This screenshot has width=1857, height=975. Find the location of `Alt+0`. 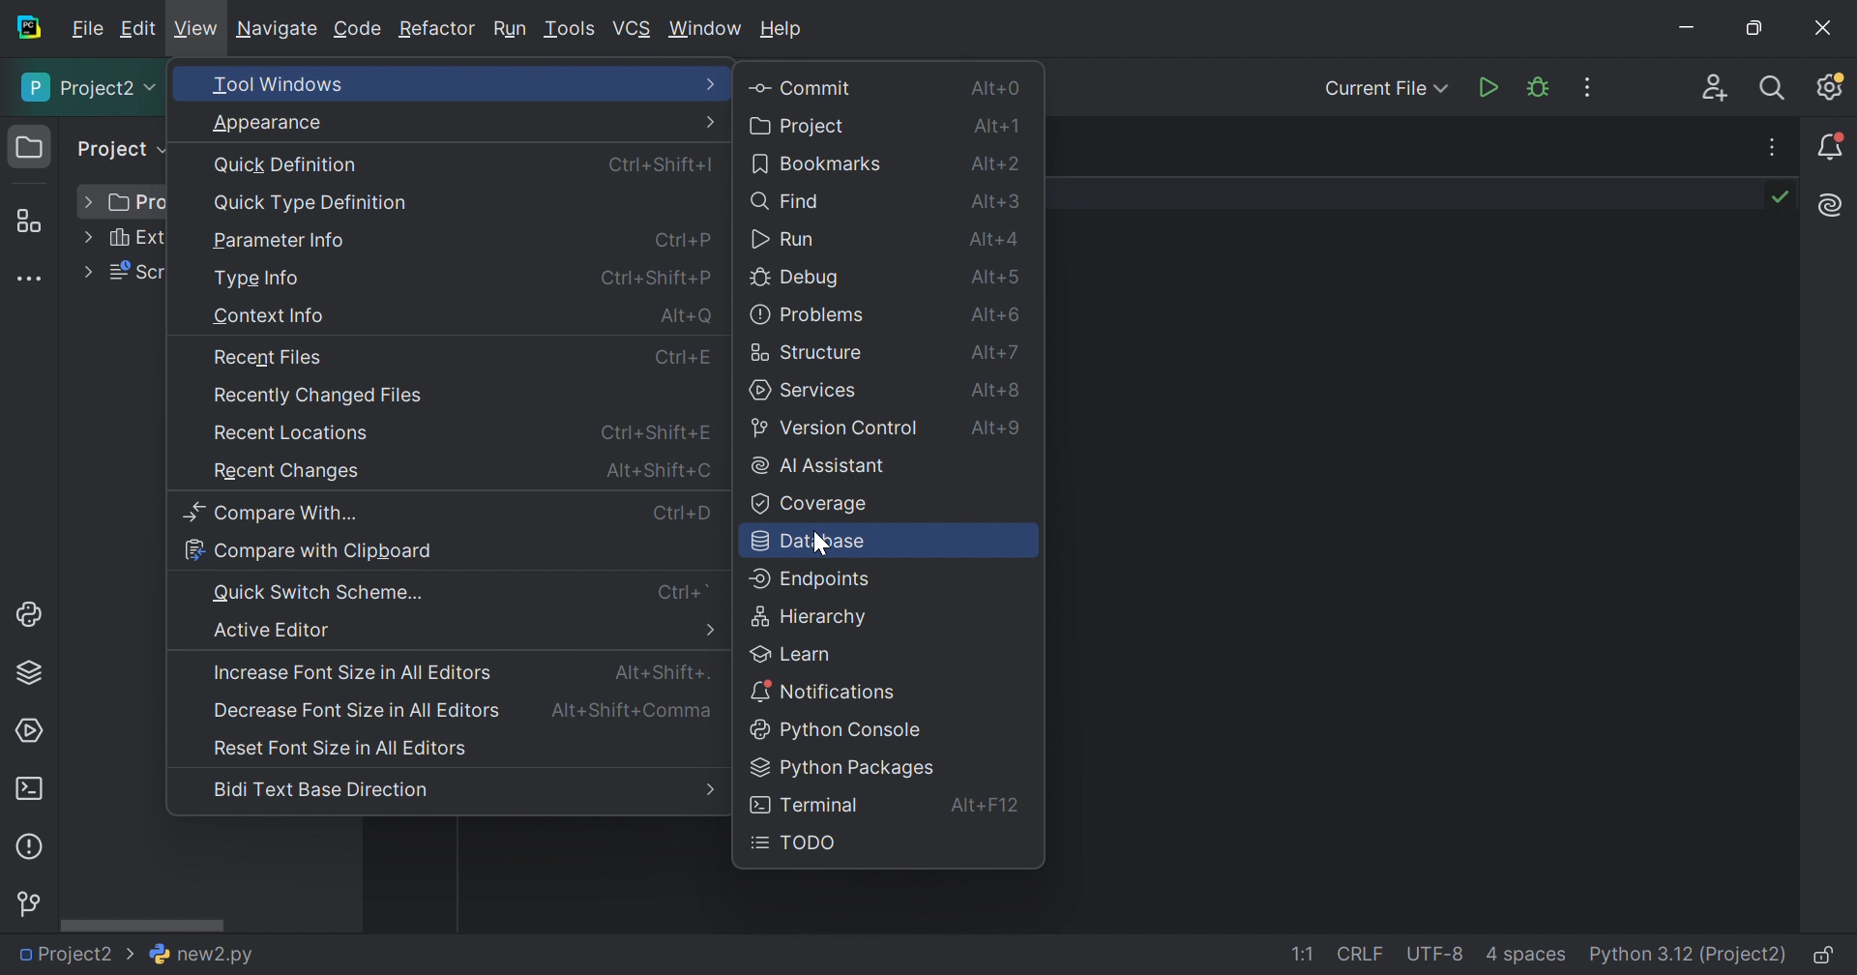

Alt+0 is located at coordinates (997, 87).